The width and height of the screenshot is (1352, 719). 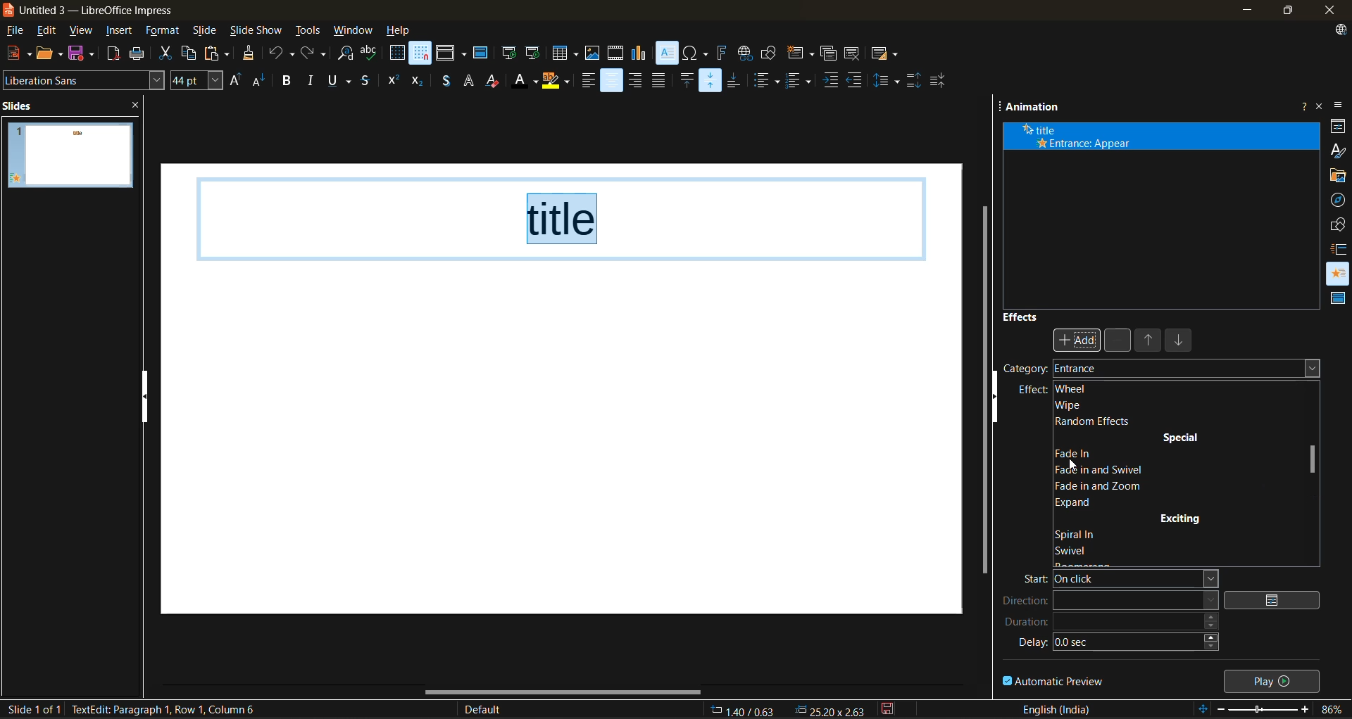 I want to click on paste, so click(x=220, y=53).